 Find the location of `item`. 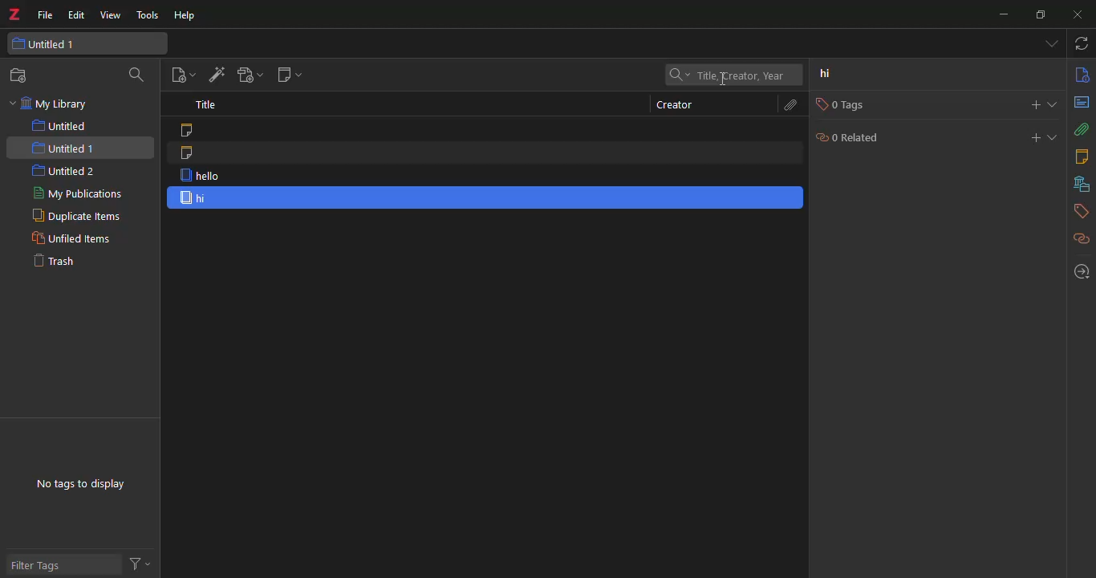

item is located at coordinates (200, 177).